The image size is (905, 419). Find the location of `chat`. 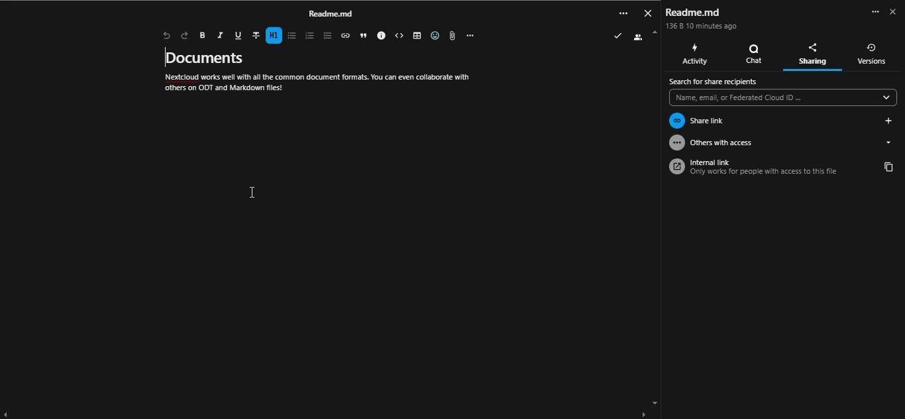

chat is located at coordinates (751, 52).